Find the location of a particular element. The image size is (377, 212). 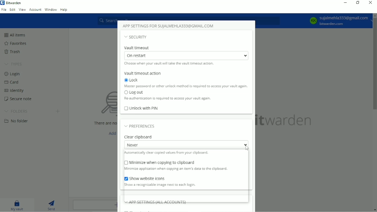

View is located at coordinates (22, 9).